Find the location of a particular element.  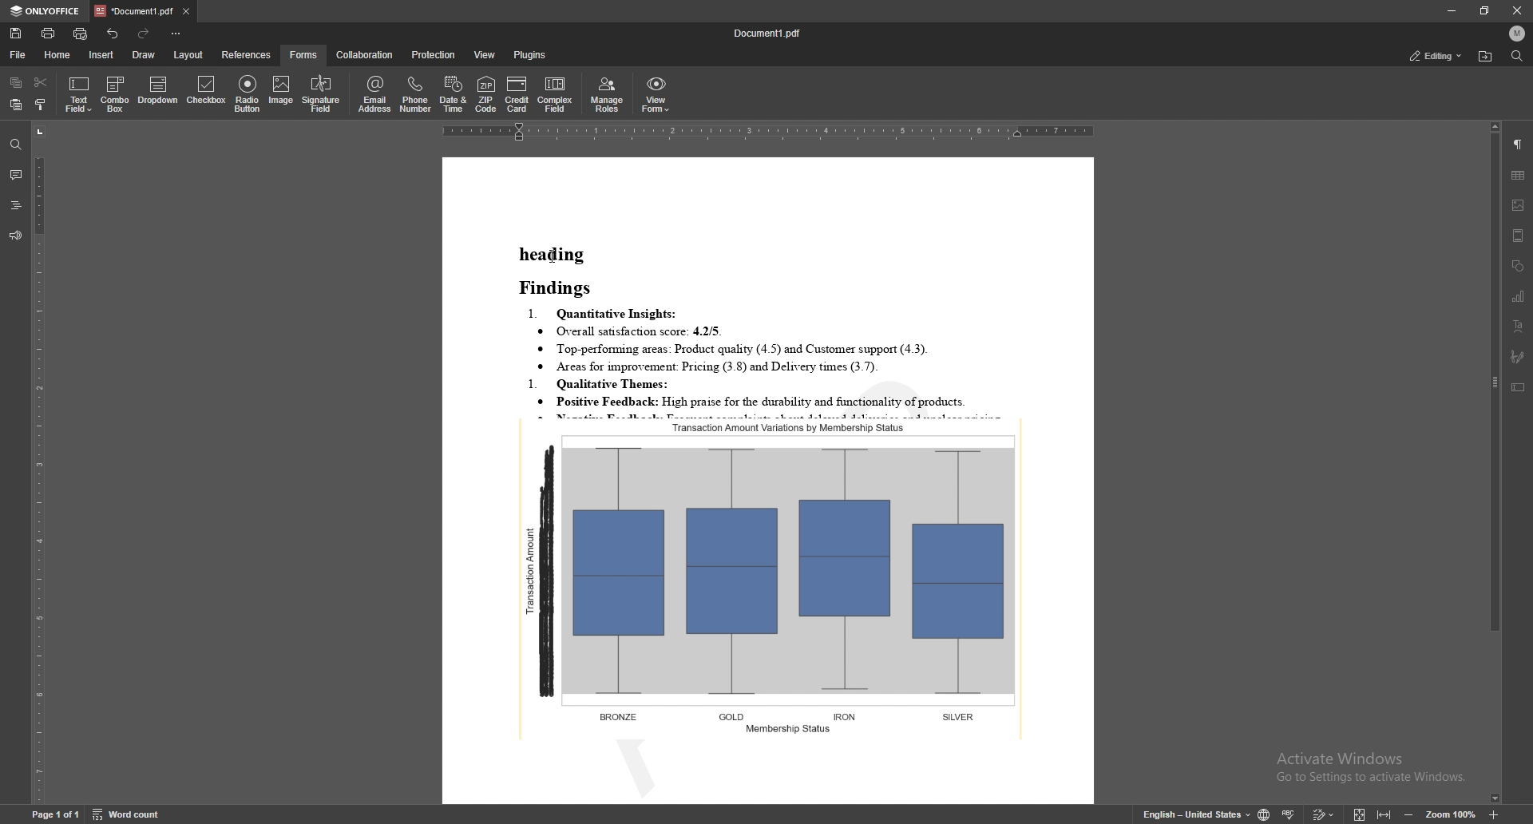

® Overall satisfaction score: 4.2/5. is located at coordinates (632, 331).